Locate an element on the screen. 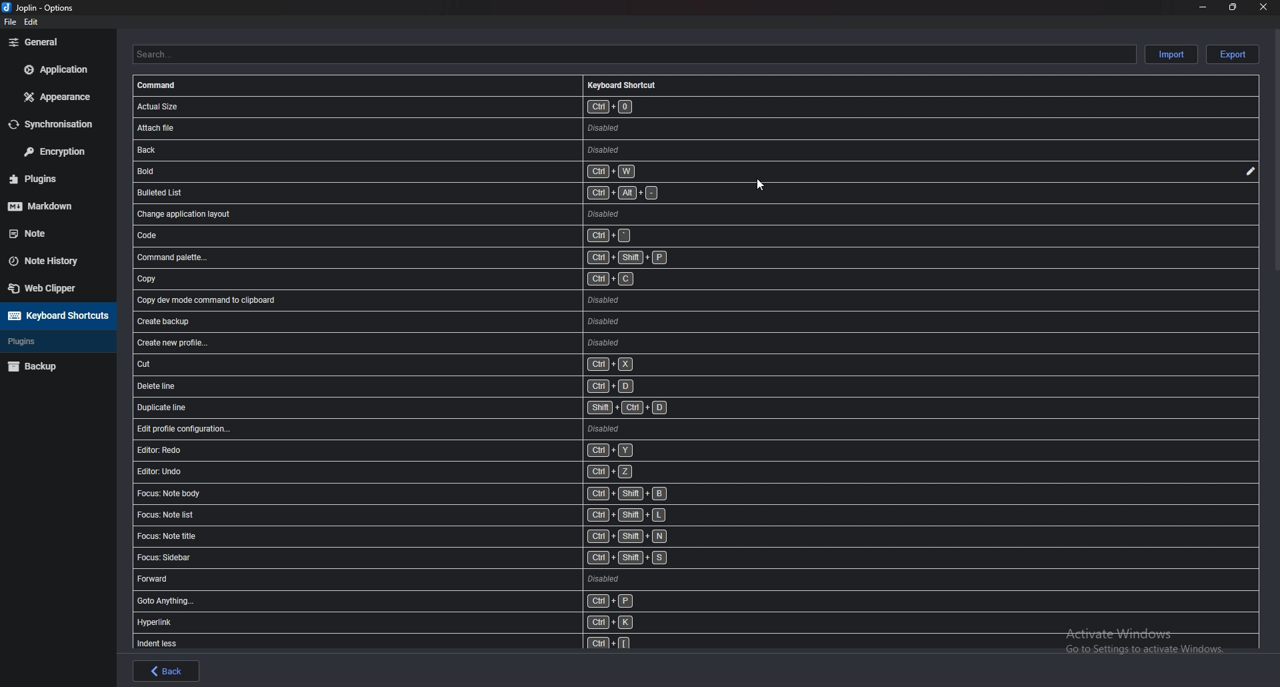 The height and width of the screenshot is (687, 1280). shortcut is located at coordinates (440, 320).